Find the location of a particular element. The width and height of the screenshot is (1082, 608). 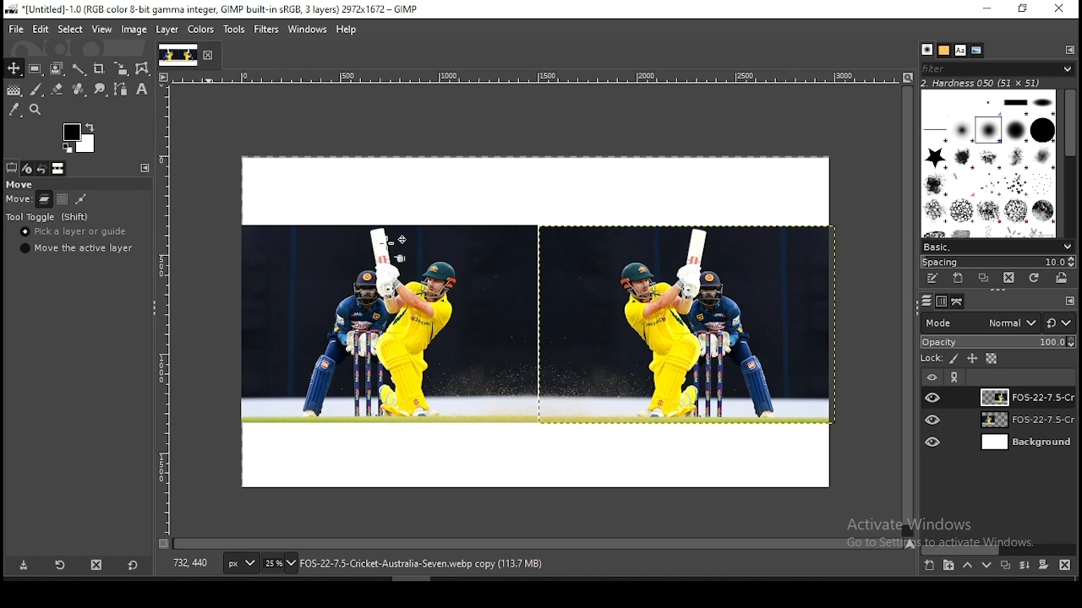

layer  is located at coordinates (1025, 421).